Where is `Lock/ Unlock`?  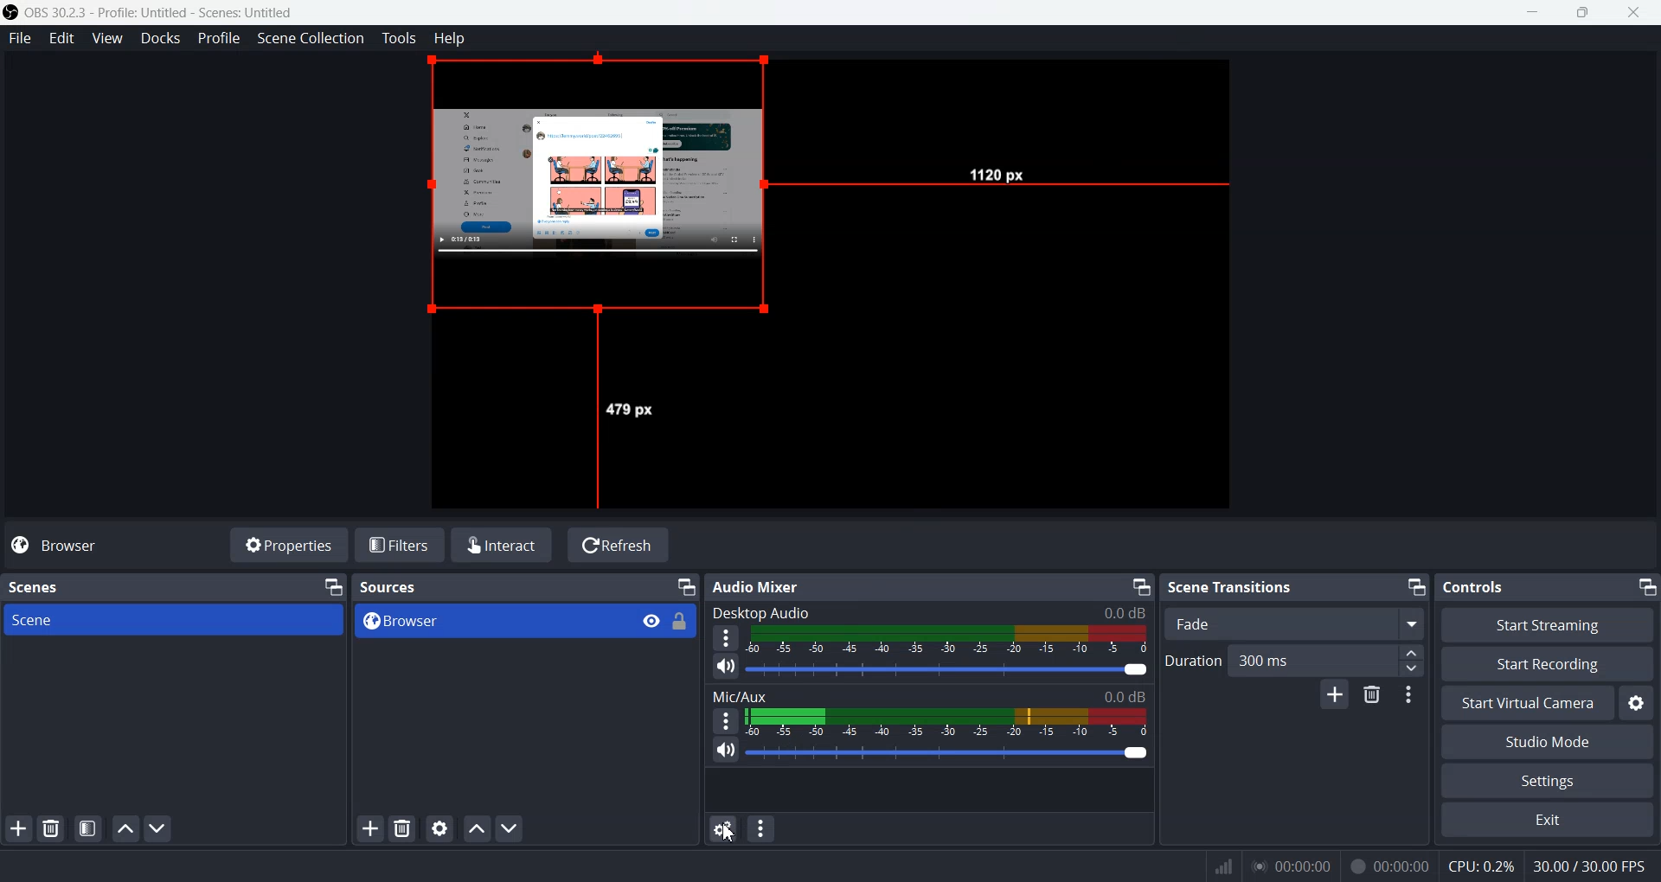 Lock/ Unlock is located at coordinates (681, 621).